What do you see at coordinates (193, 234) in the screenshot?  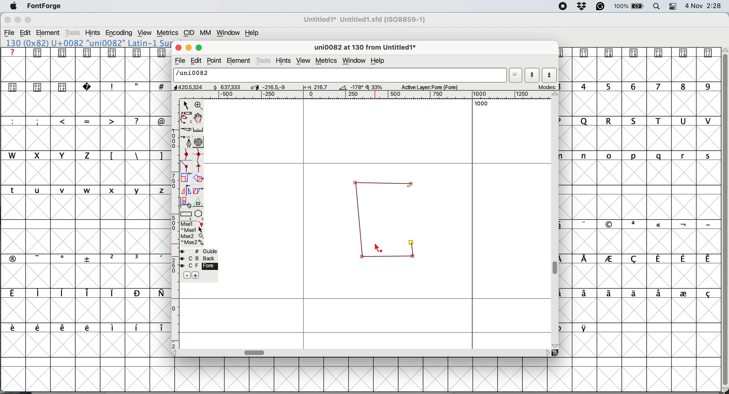 I see `selections` at bounding box center [193, 234].